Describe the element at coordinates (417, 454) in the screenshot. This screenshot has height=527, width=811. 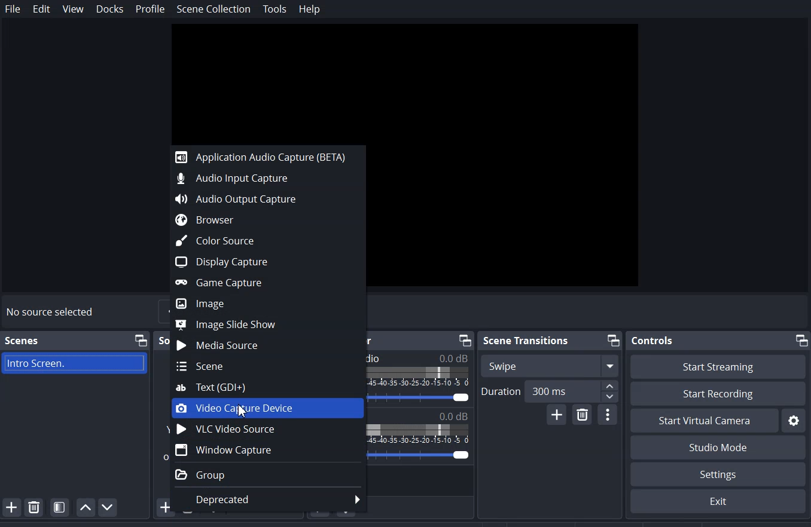
I see `Volume Adjuster` at that location.